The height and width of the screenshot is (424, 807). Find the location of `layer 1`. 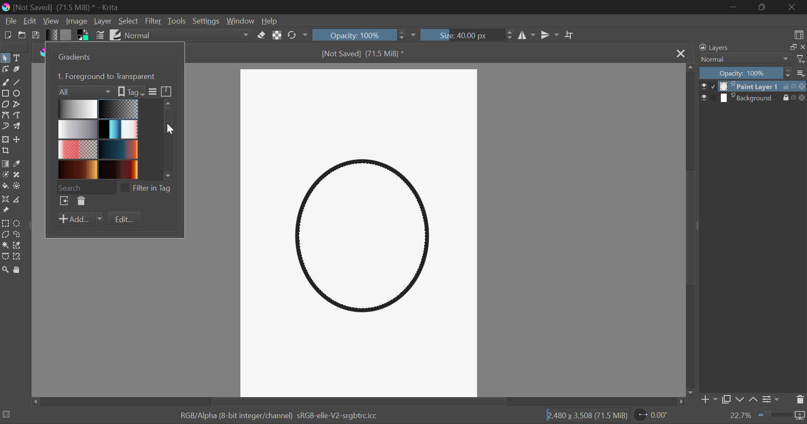

layer 1 is located at coordinates (750, 86).